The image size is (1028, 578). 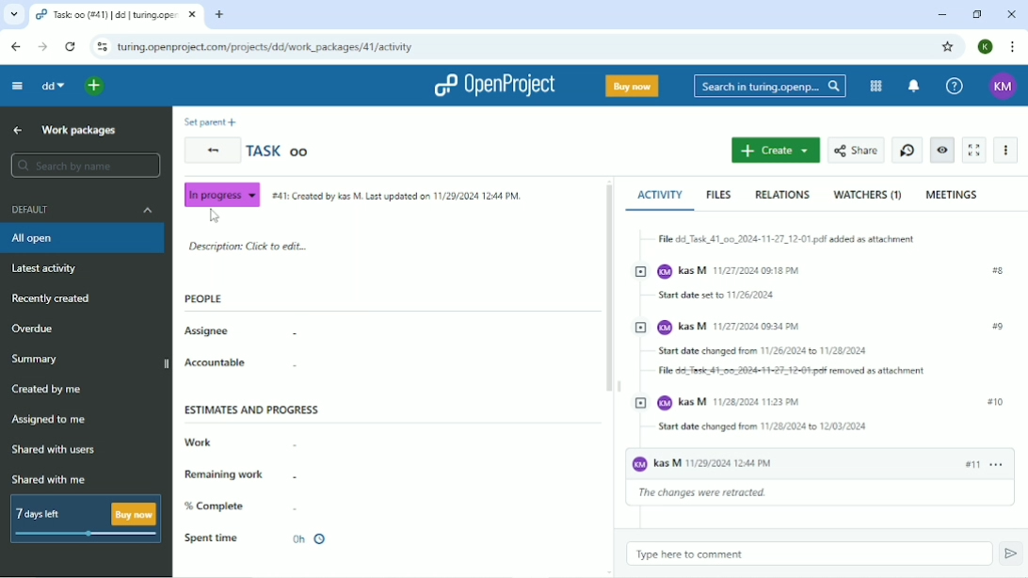 What do you see at coordinates (41, 46) in the screenshot?
I see `Forward` at bounding box center [41, 46].